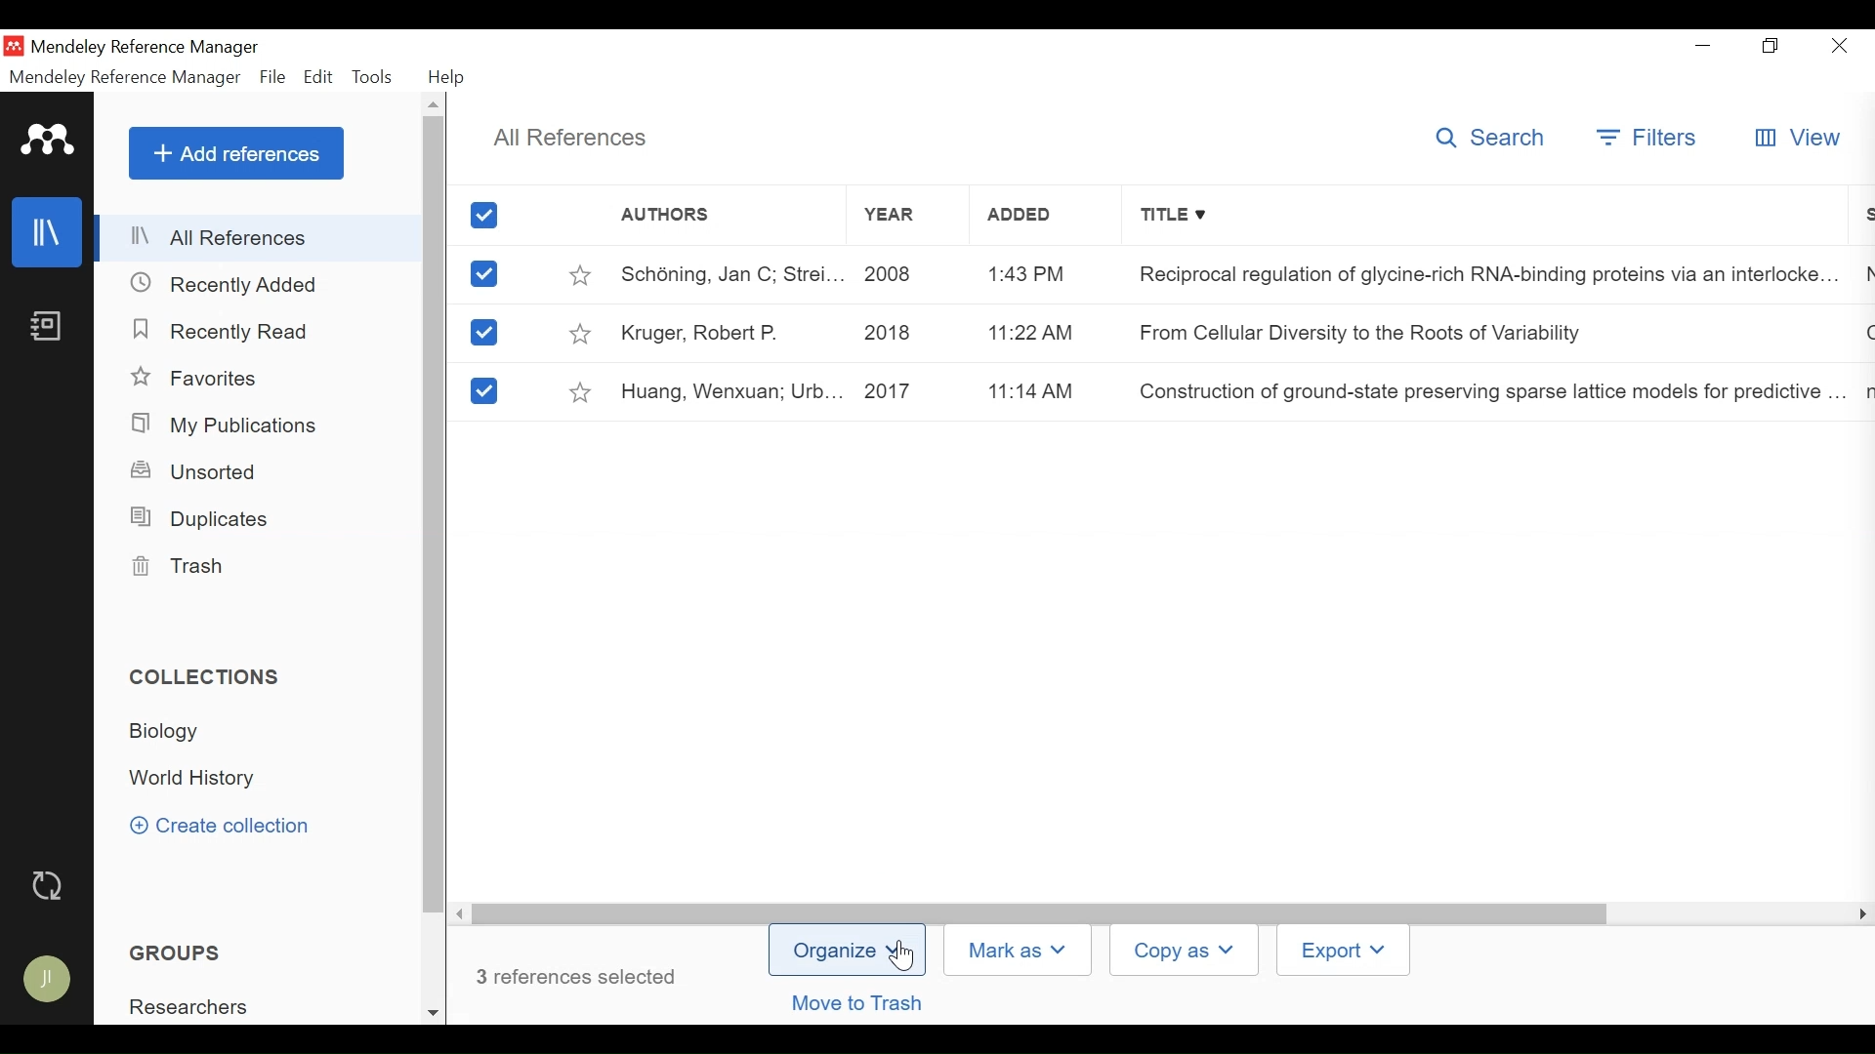 The width and height of the screenshot is (1875, 1054). What do you see at coordinates (583, 333) in the screenshot?
I see `Toggle Favorites` at bounding box center [583, 333].